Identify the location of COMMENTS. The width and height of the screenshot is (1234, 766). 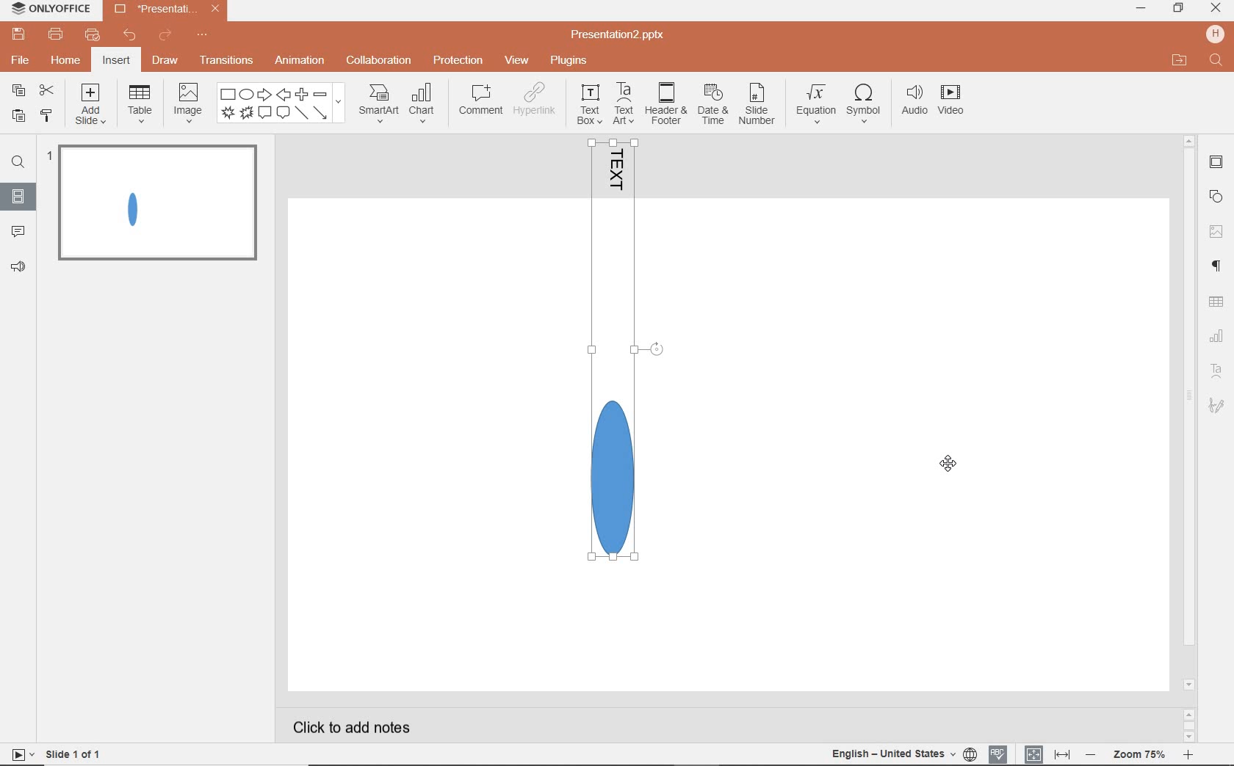
(17, 228).